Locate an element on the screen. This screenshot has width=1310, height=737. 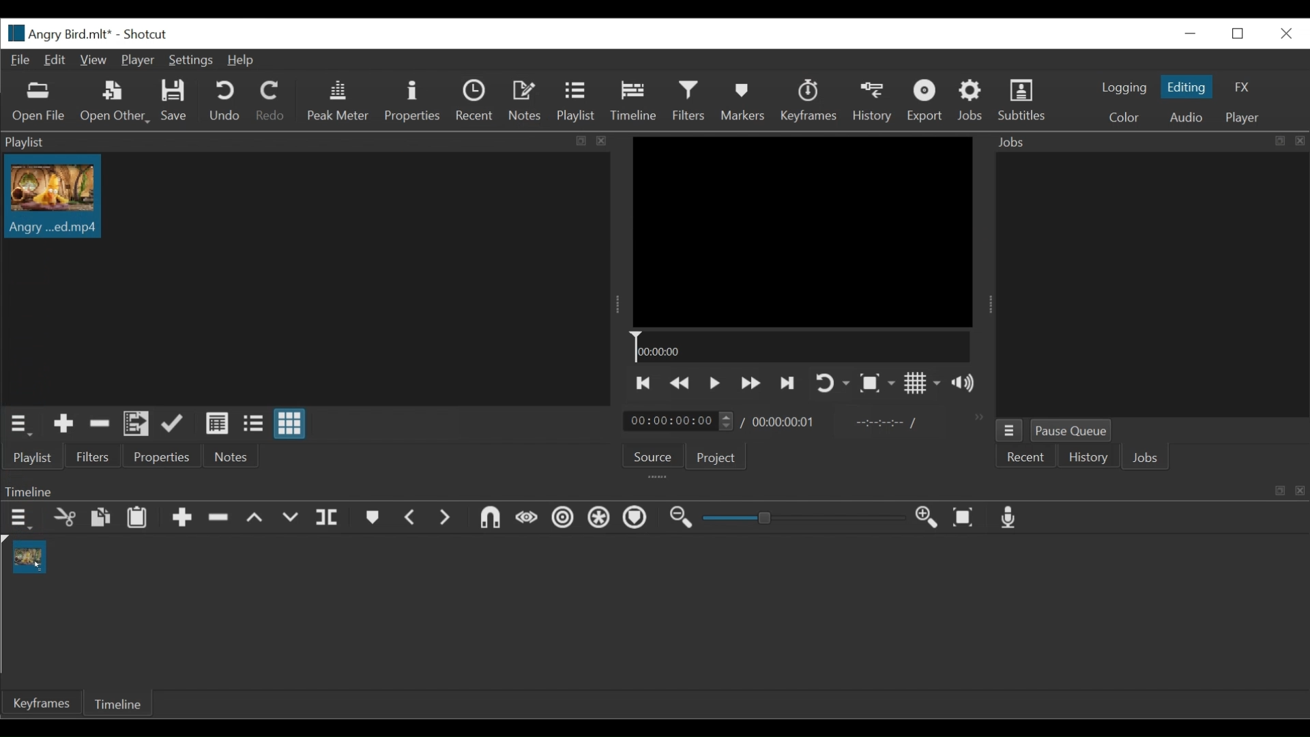
Toggle player looping is located at coordinates (830, 382).